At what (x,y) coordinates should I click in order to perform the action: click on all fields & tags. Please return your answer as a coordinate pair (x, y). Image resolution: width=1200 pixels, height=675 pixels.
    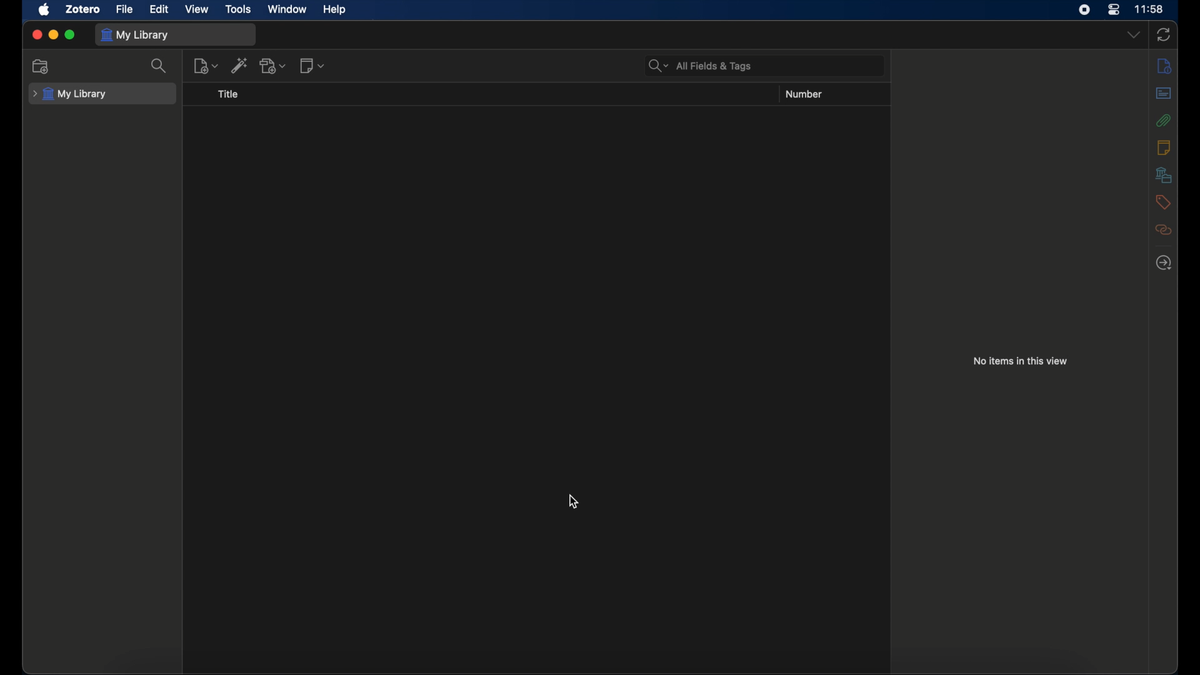
    Looking at the image, I should click on (701, 66).